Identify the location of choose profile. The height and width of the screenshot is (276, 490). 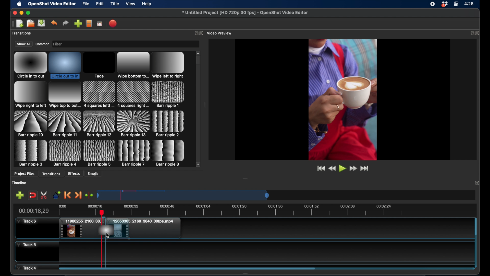
(89, 23).